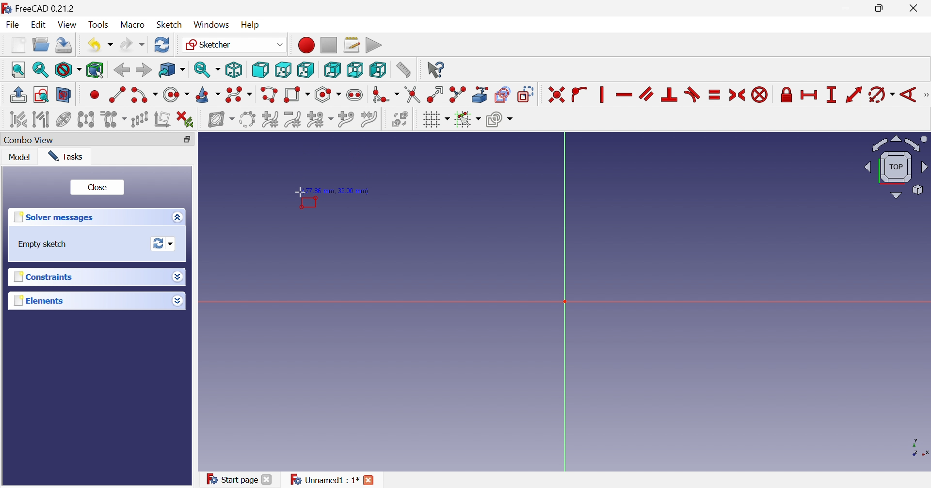  I want to click on Front, so click(260, 69).